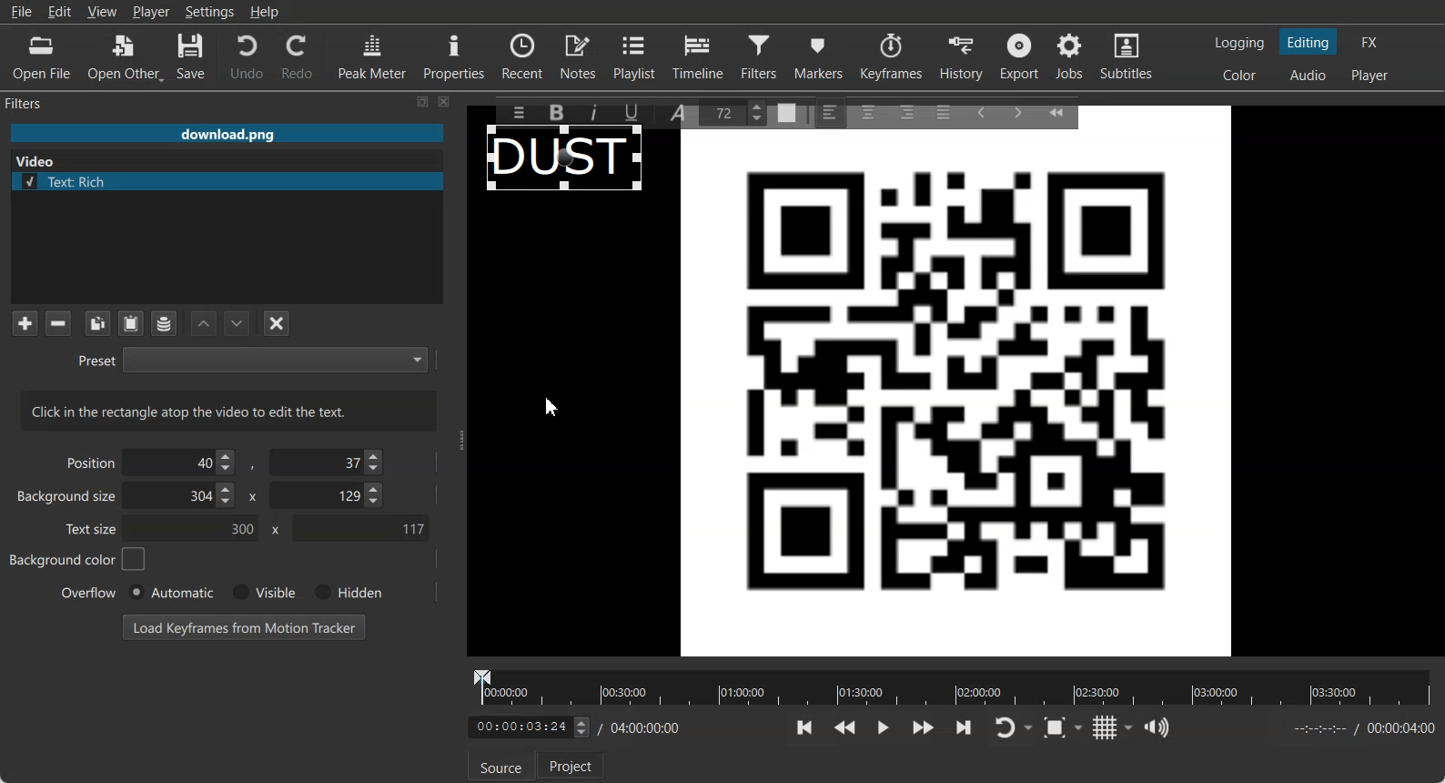 This screenshot has height=783, width=1445. I want to click on Italic, so click(597, 110).